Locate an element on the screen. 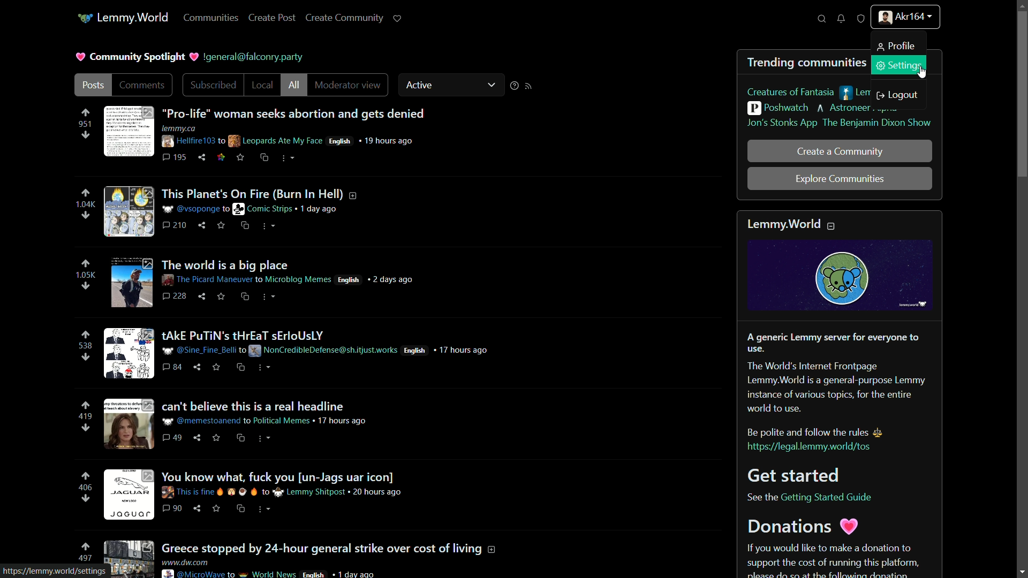 The image size is (1028, 578). post-1 is located at coordinates (264, 133).